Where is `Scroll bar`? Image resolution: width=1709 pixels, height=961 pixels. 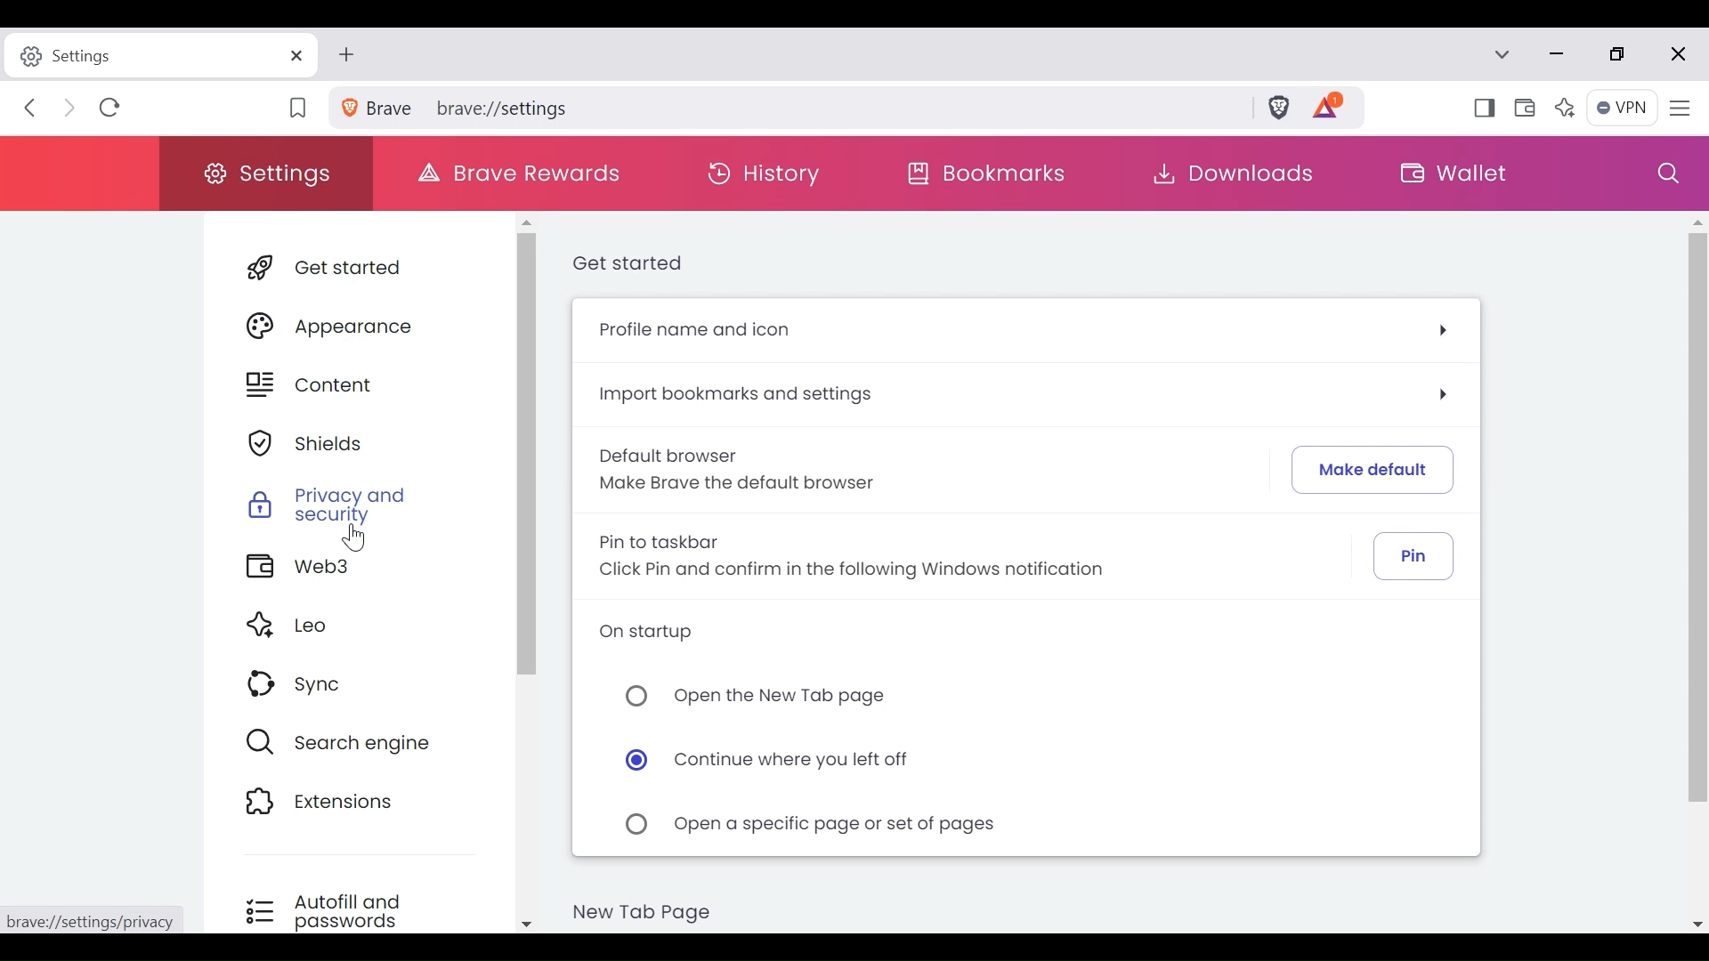
Scroll bar is located at coordinates (1697, 518).